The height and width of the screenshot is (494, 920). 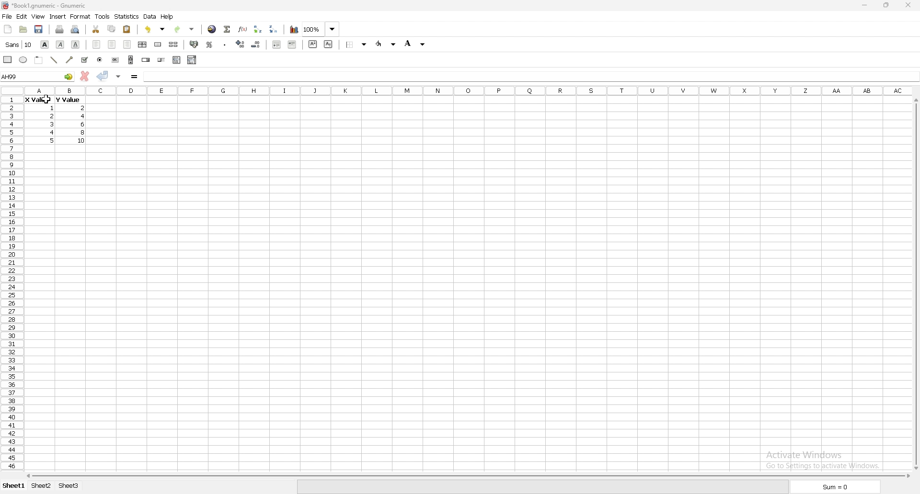 What do you see at coordinates (85, 76) in the screenshot?
I see `cancel change` at bounding box center [85, 76].